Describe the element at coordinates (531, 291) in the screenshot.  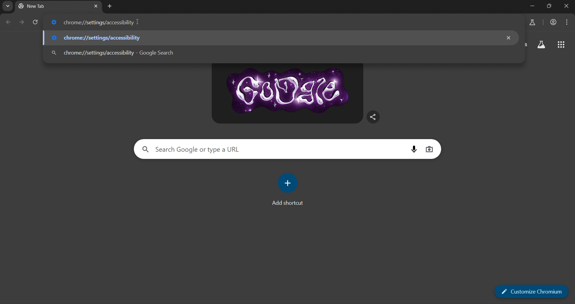
I see `customize chromium` at that location.